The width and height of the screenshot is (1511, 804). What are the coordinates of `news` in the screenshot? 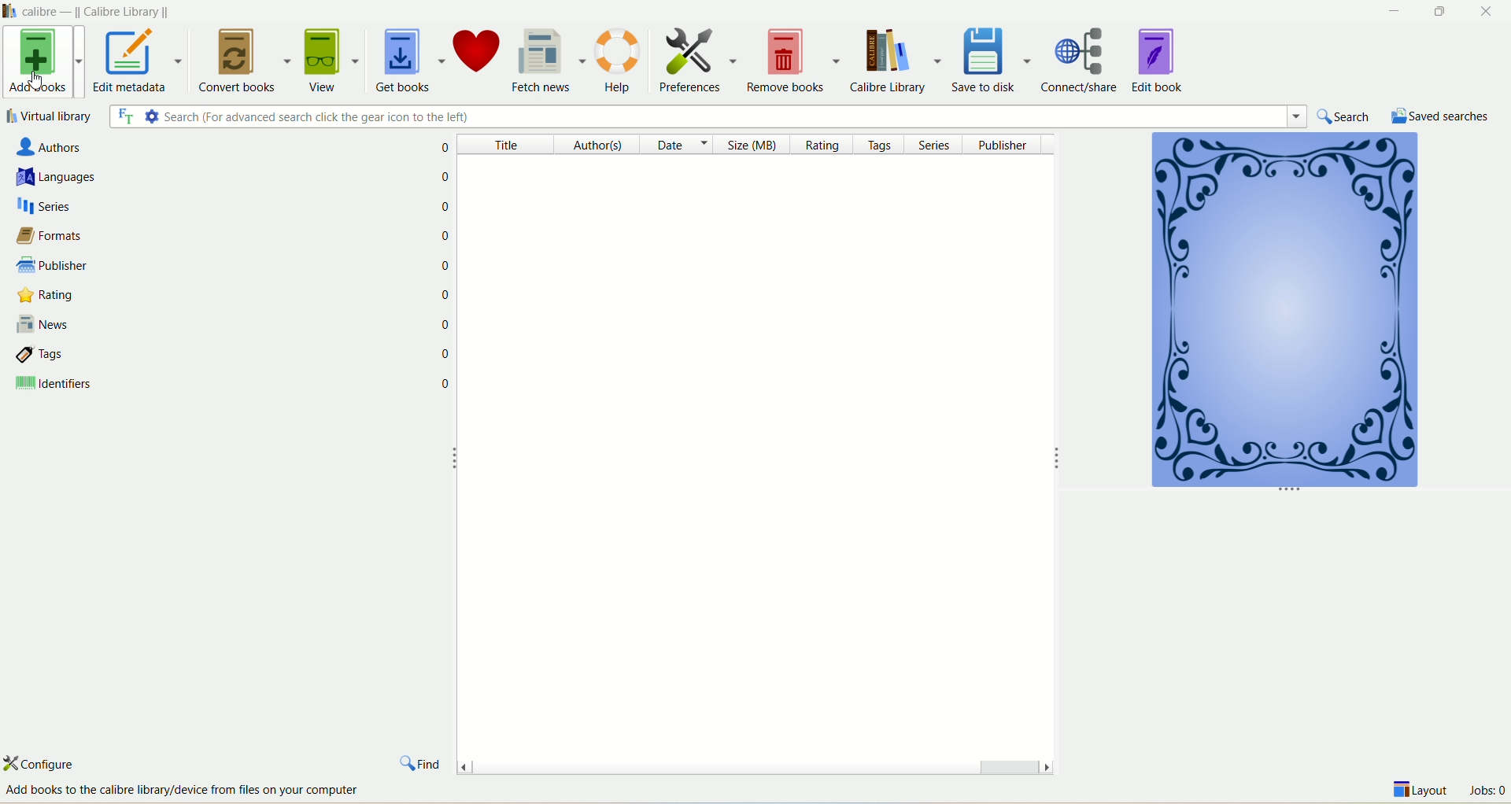 It's located at (210, 323).